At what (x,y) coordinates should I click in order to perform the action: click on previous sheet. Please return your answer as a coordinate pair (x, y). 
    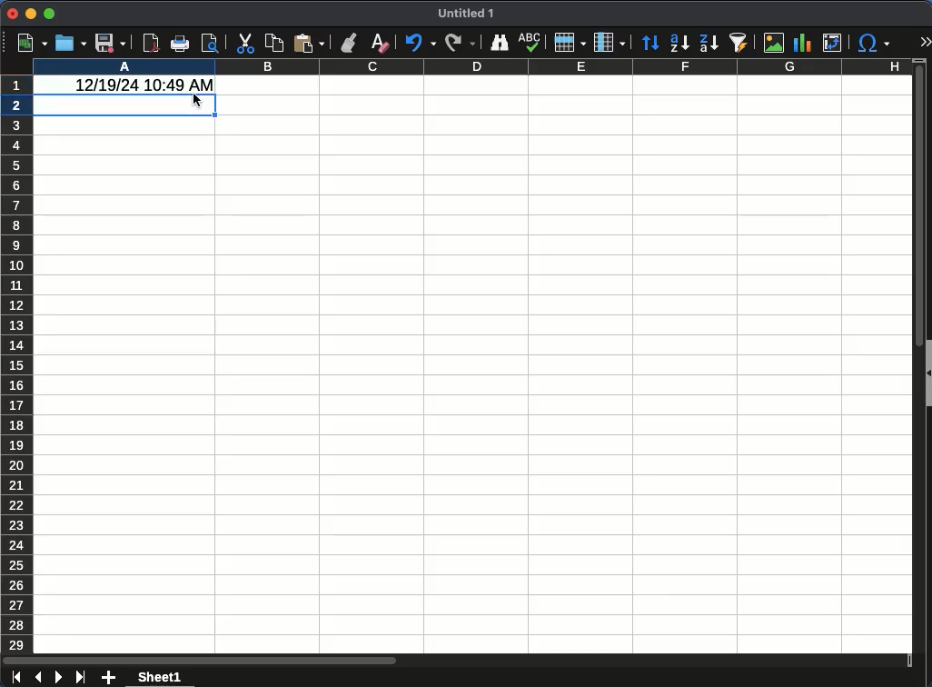
    Looking at the image, I should click on (37, 678).